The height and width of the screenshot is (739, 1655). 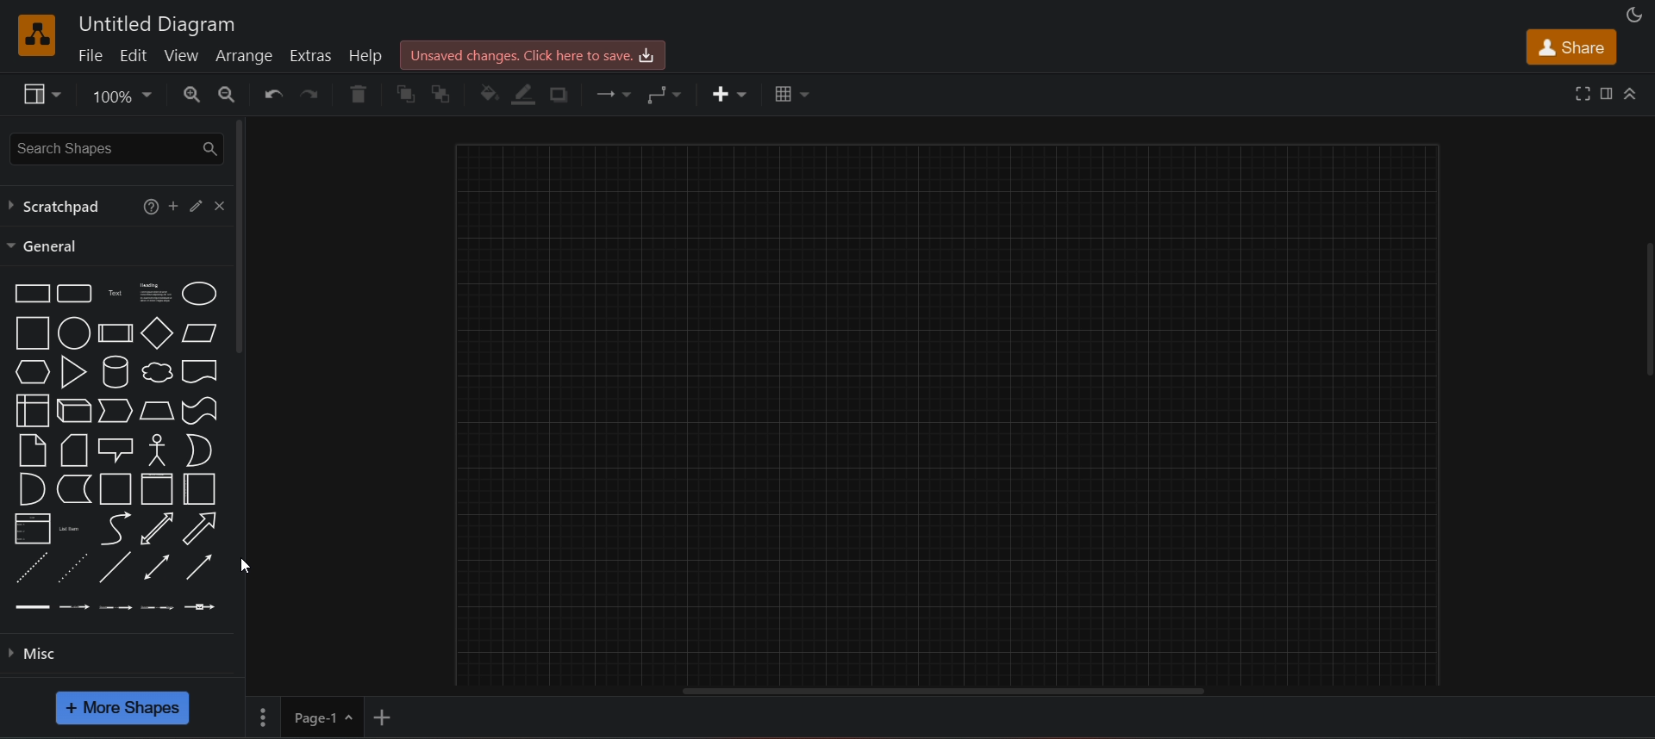 What do you see at coordinates (246, 566) in the screenshot?
I see `cursor` at bounding box center [246, 566].